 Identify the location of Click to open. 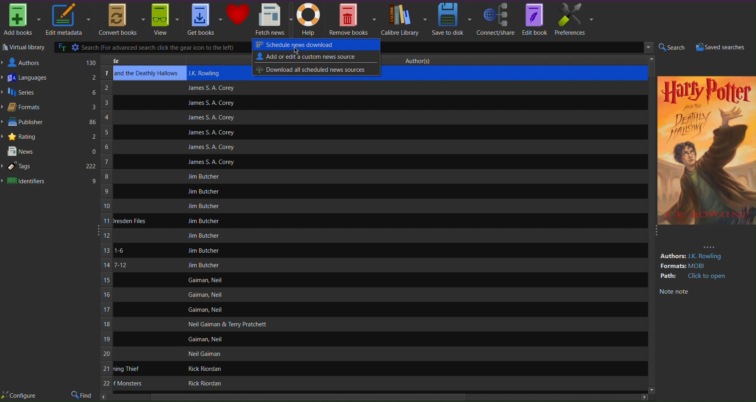
(708, 276).